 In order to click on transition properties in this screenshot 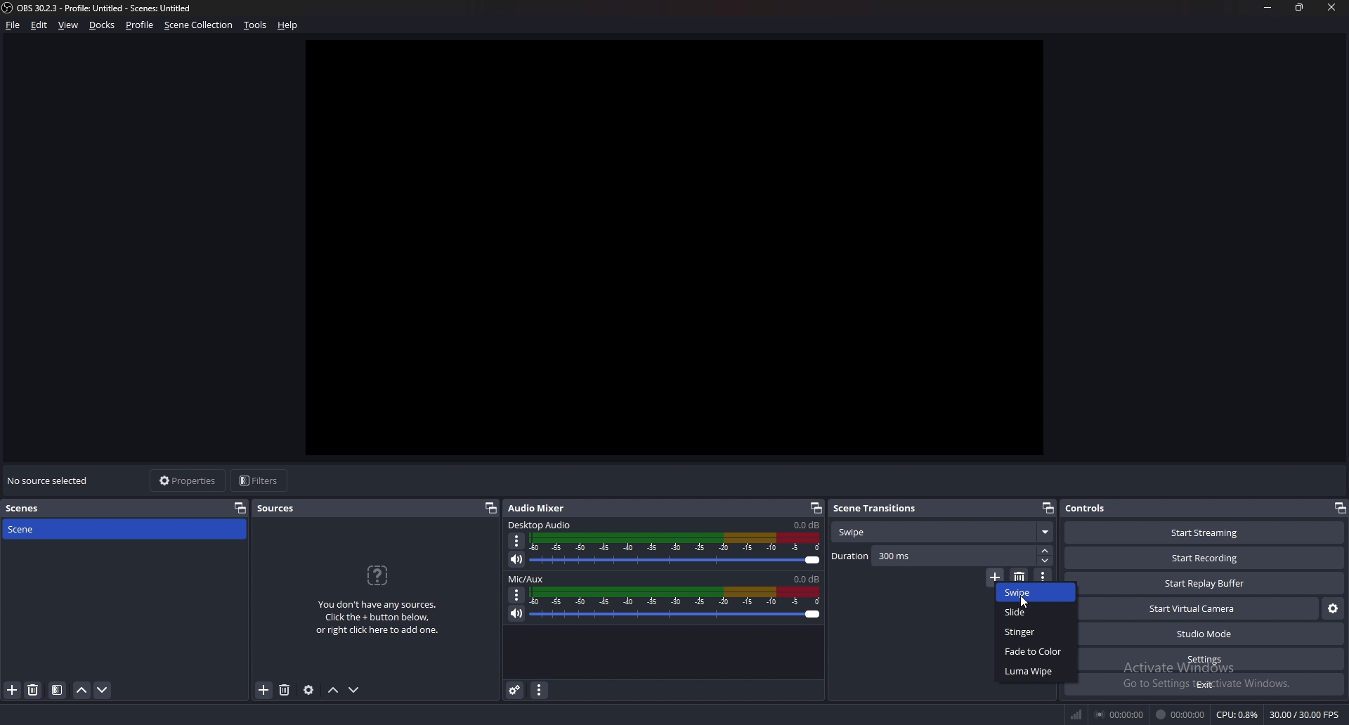, I will do `click(1044, 575)`.